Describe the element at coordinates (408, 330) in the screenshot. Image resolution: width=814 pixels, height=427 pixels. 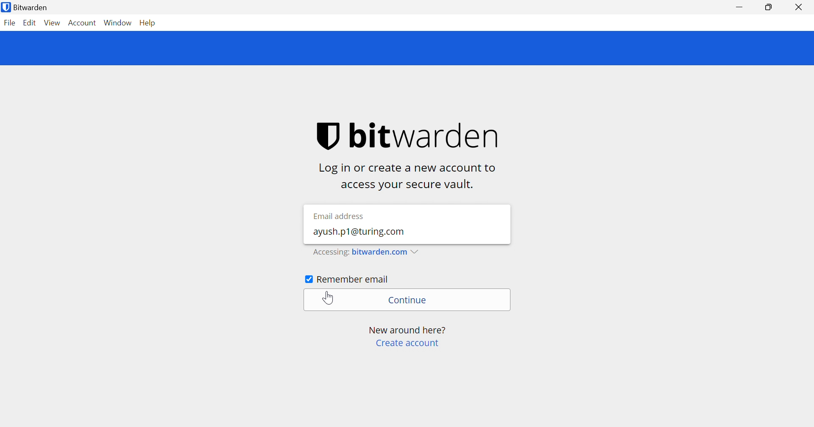
I see `New around here?` at that location.